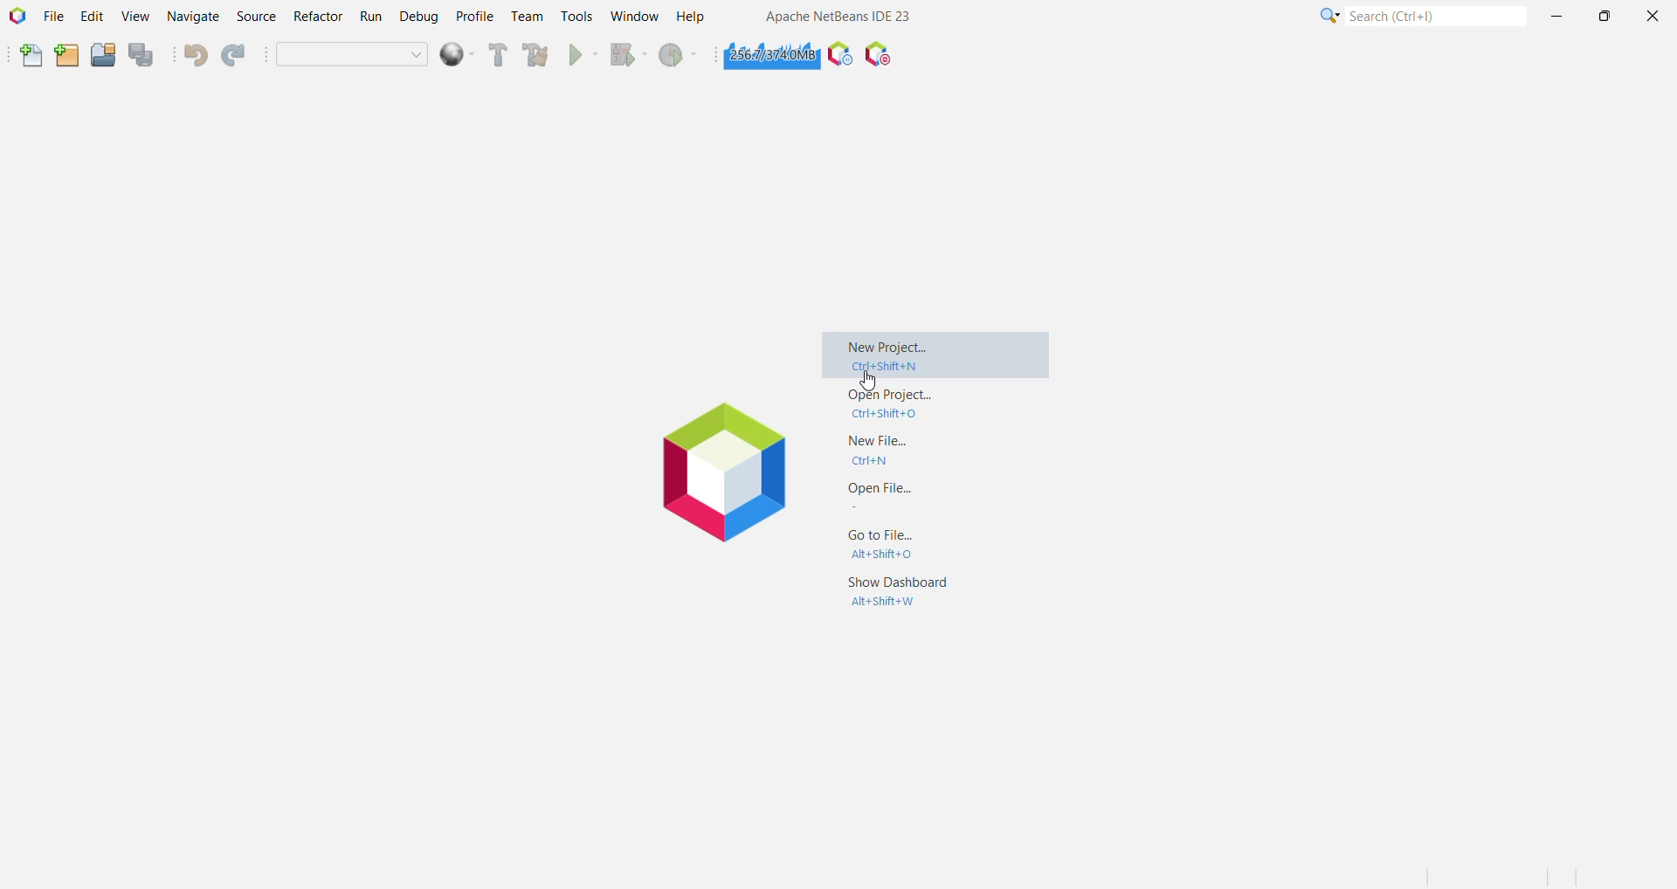 The width and height of the screenshot is (1677, 889). I want to click on Open File, so click(940, 493).